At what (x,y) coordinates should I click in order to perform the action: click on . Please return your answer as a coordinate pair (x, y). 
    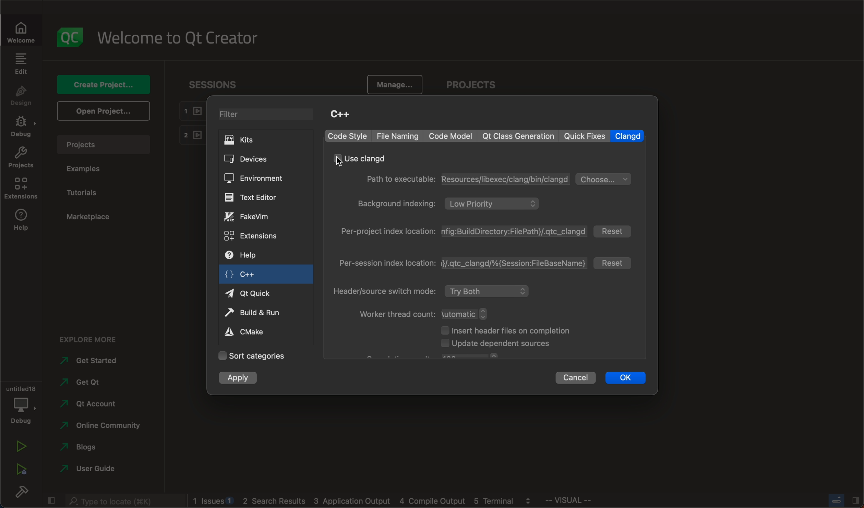
    Looking at the image, I should click on (845, 500).